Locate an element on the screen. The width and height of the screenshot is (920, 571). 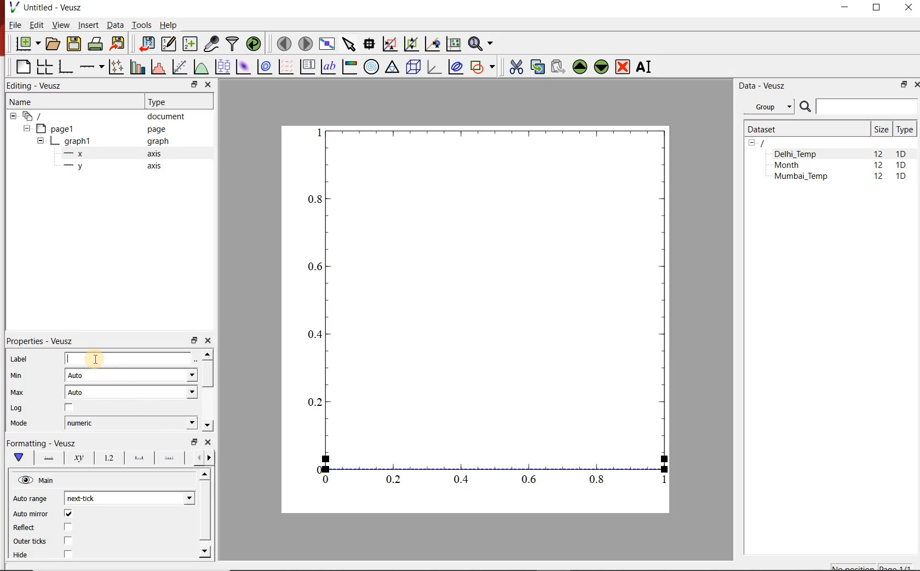
scrollbar is located at coordinates (207, 391).